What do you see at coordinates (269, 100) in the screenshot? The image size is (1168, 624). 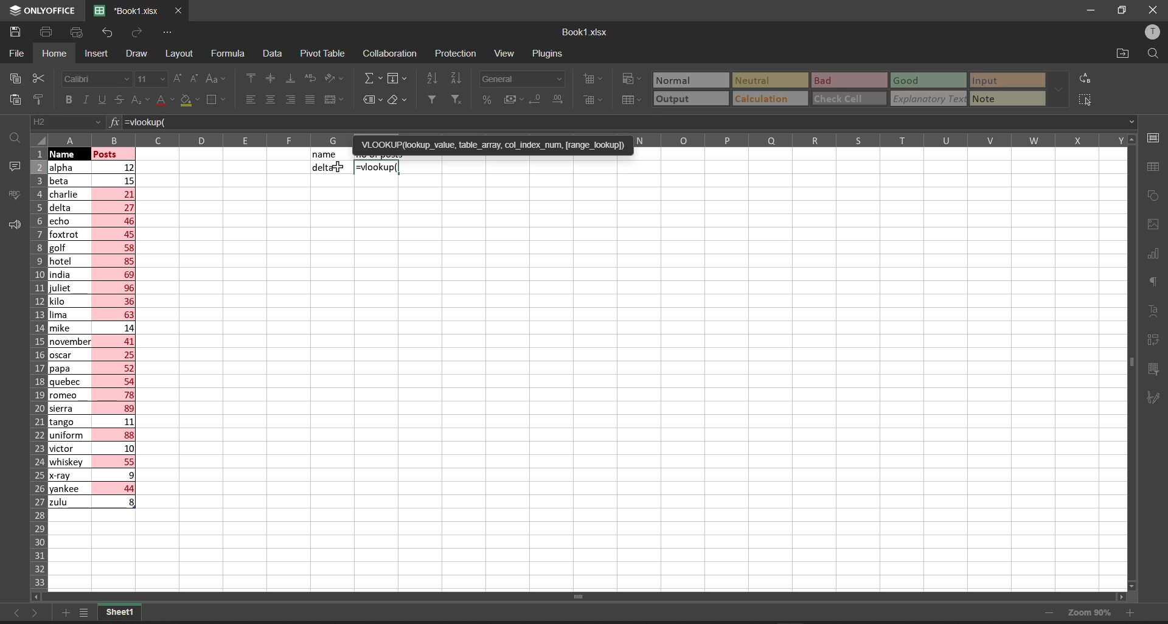 I see `align center` at bounding box center [269, 100].